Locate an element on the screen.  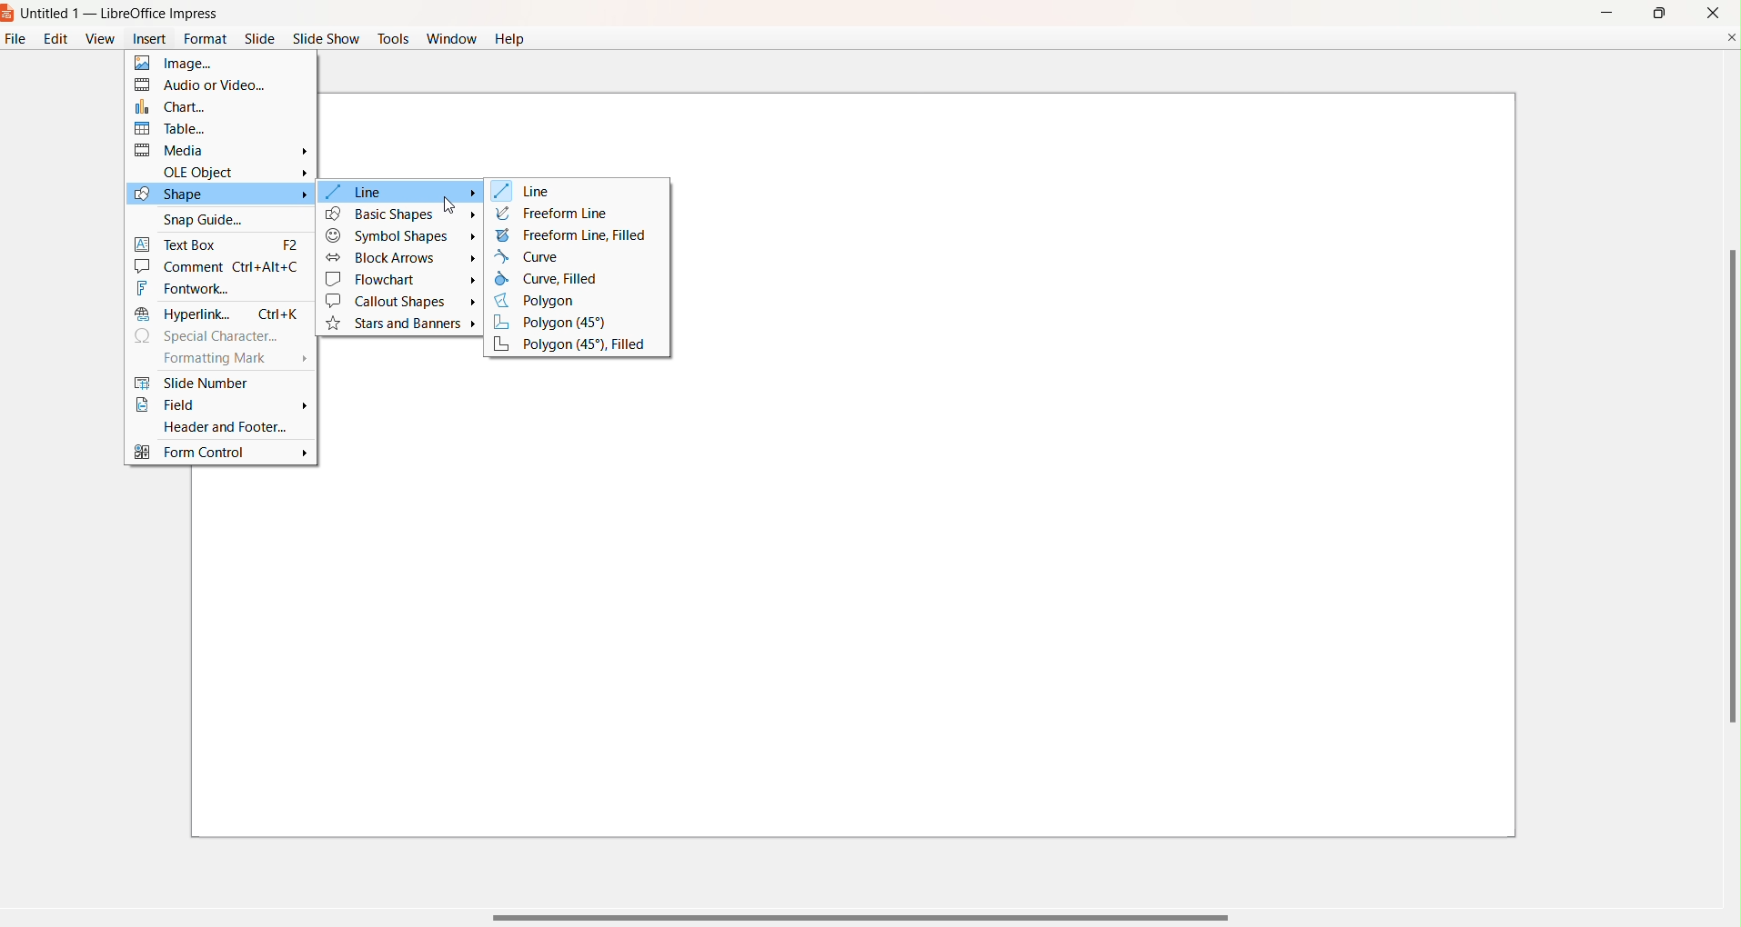
Line is located at coordinates (529, 192).